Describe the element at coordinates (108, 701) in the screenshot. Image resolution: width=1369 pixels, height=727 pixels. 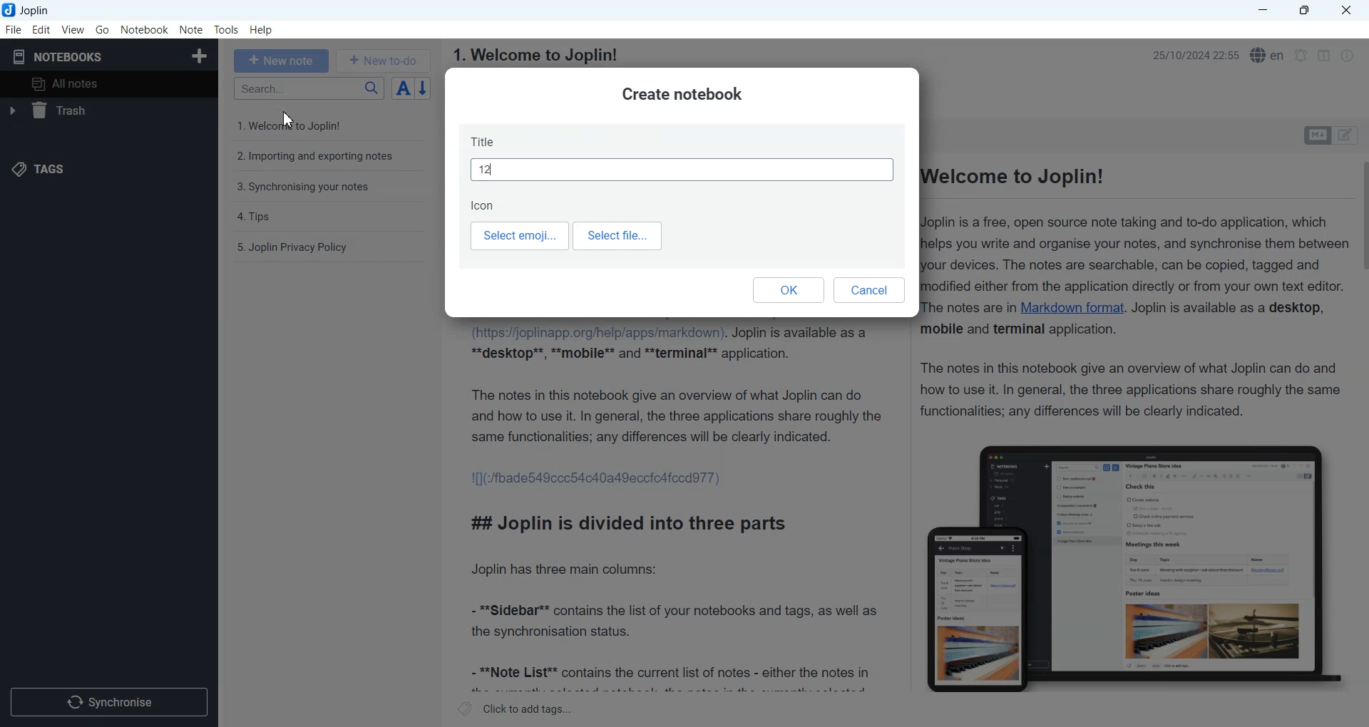
I see `Synchronize` at that location.